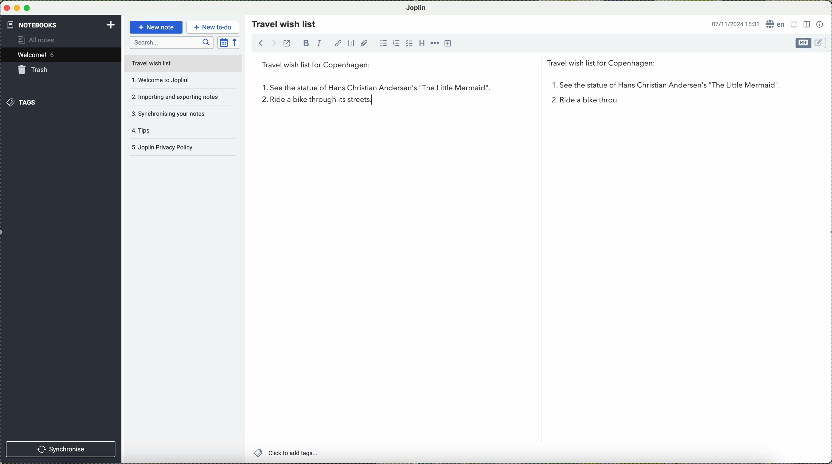 This screenshot has width=832, height=464. Describe the element at coordinates (396, 41) in the screenshot. I see `numbered list` at that location.